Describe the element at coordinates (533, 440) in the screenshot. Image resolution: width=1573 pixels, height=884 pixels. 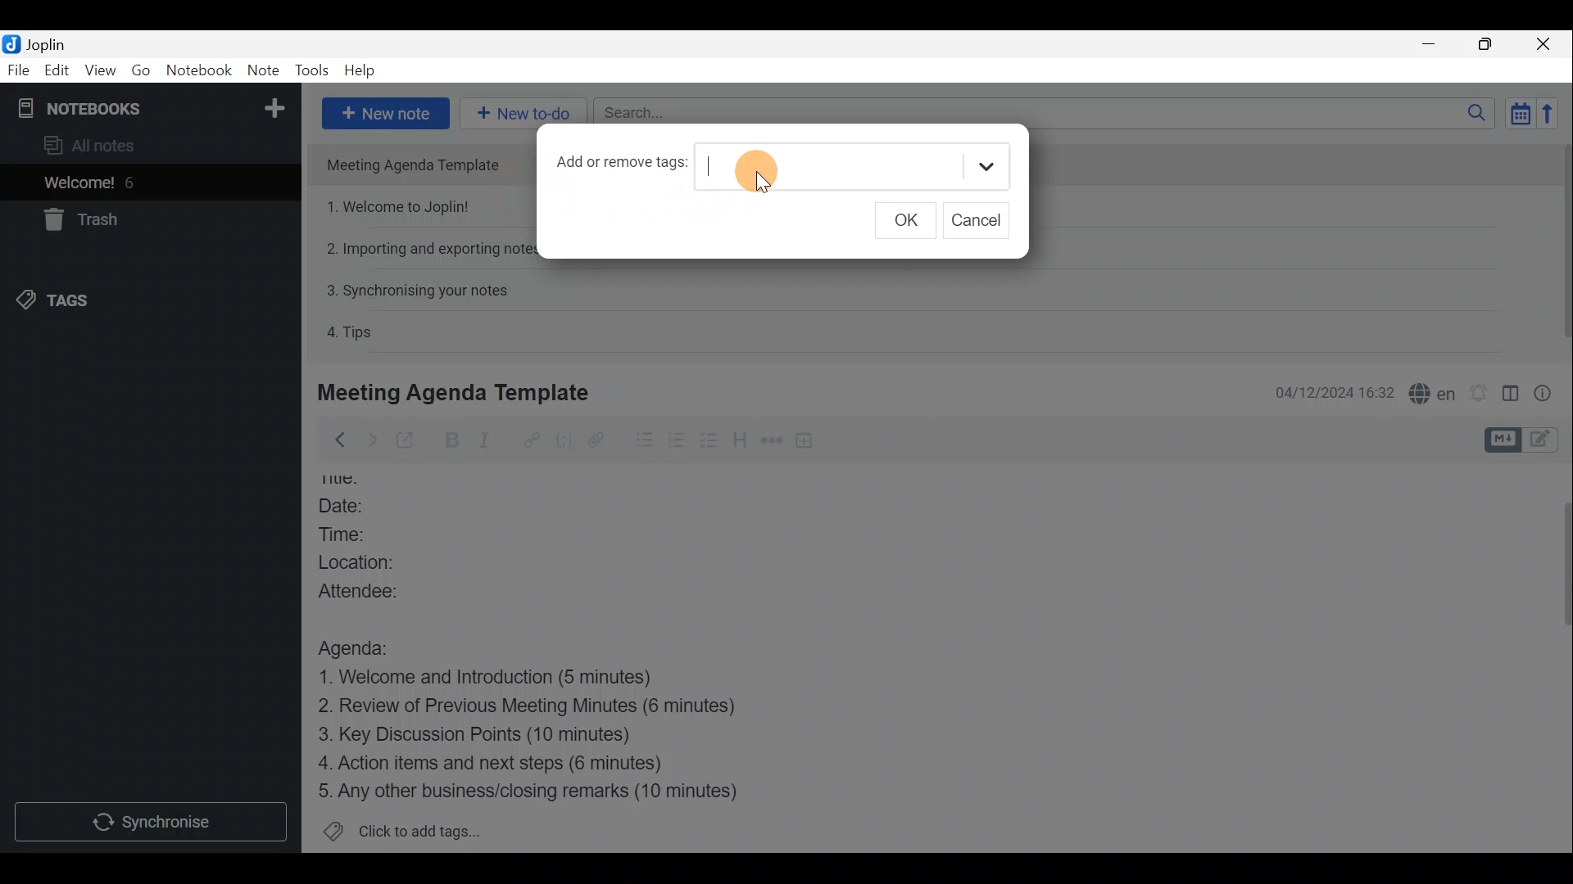
I see `Hyperlink` at that location.